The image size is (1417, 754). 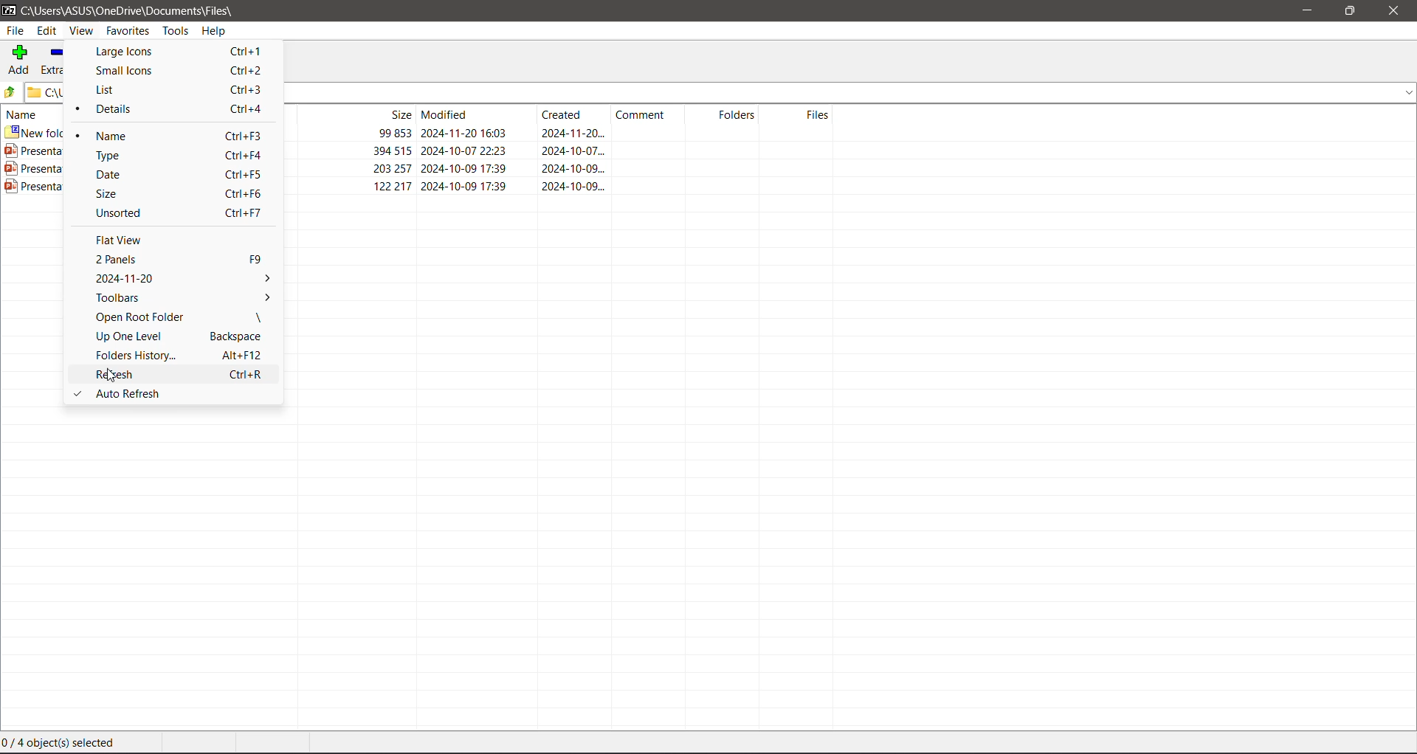 What do you see at coordinates (110, 376) in the screenshot?
I see `cursor` at bounding box center [110, 376].